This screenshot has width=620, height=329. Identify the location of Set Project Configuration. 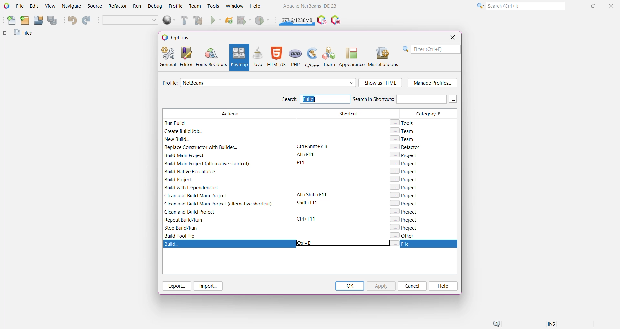
(130, 21).